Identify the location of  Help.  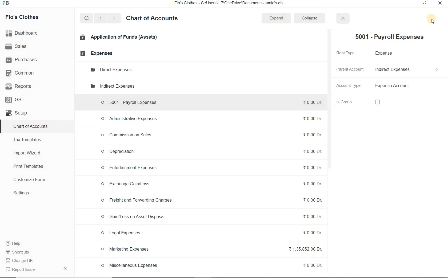
(16, 243).